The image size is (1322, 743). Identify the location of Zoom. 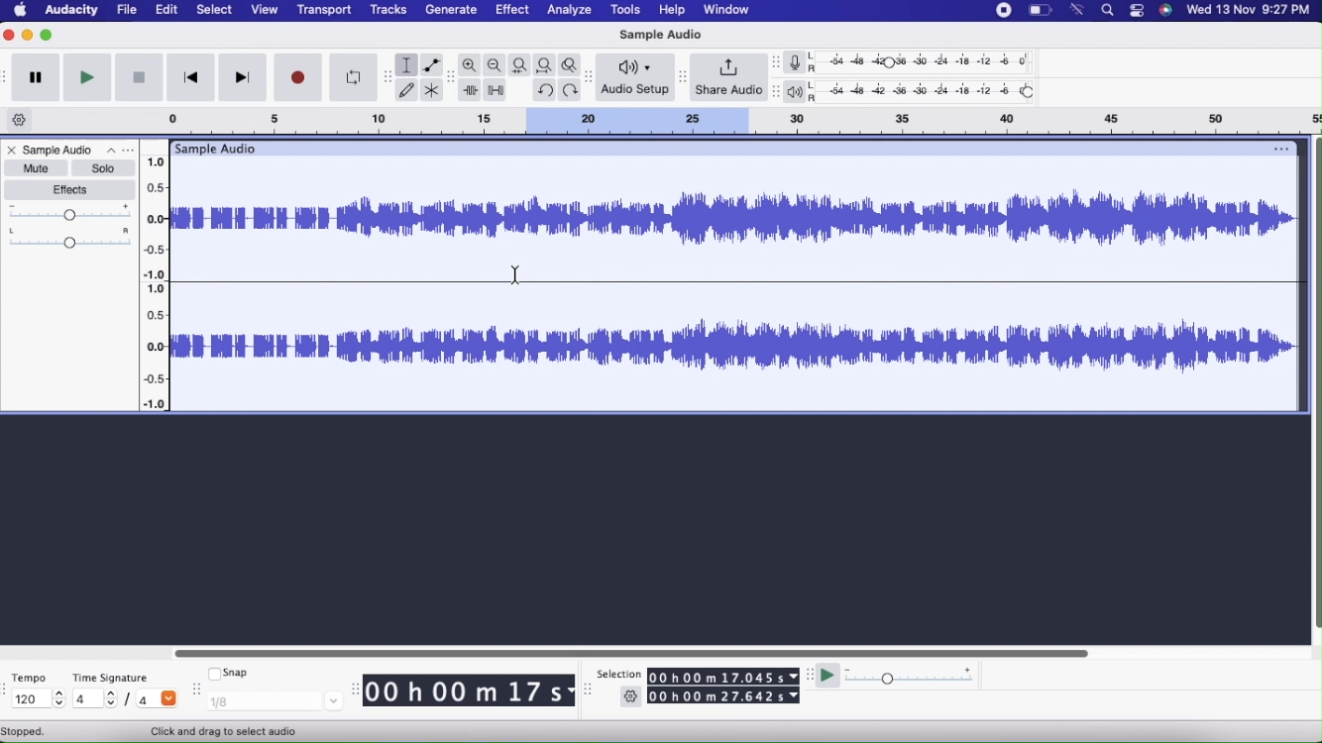
(471, 65).